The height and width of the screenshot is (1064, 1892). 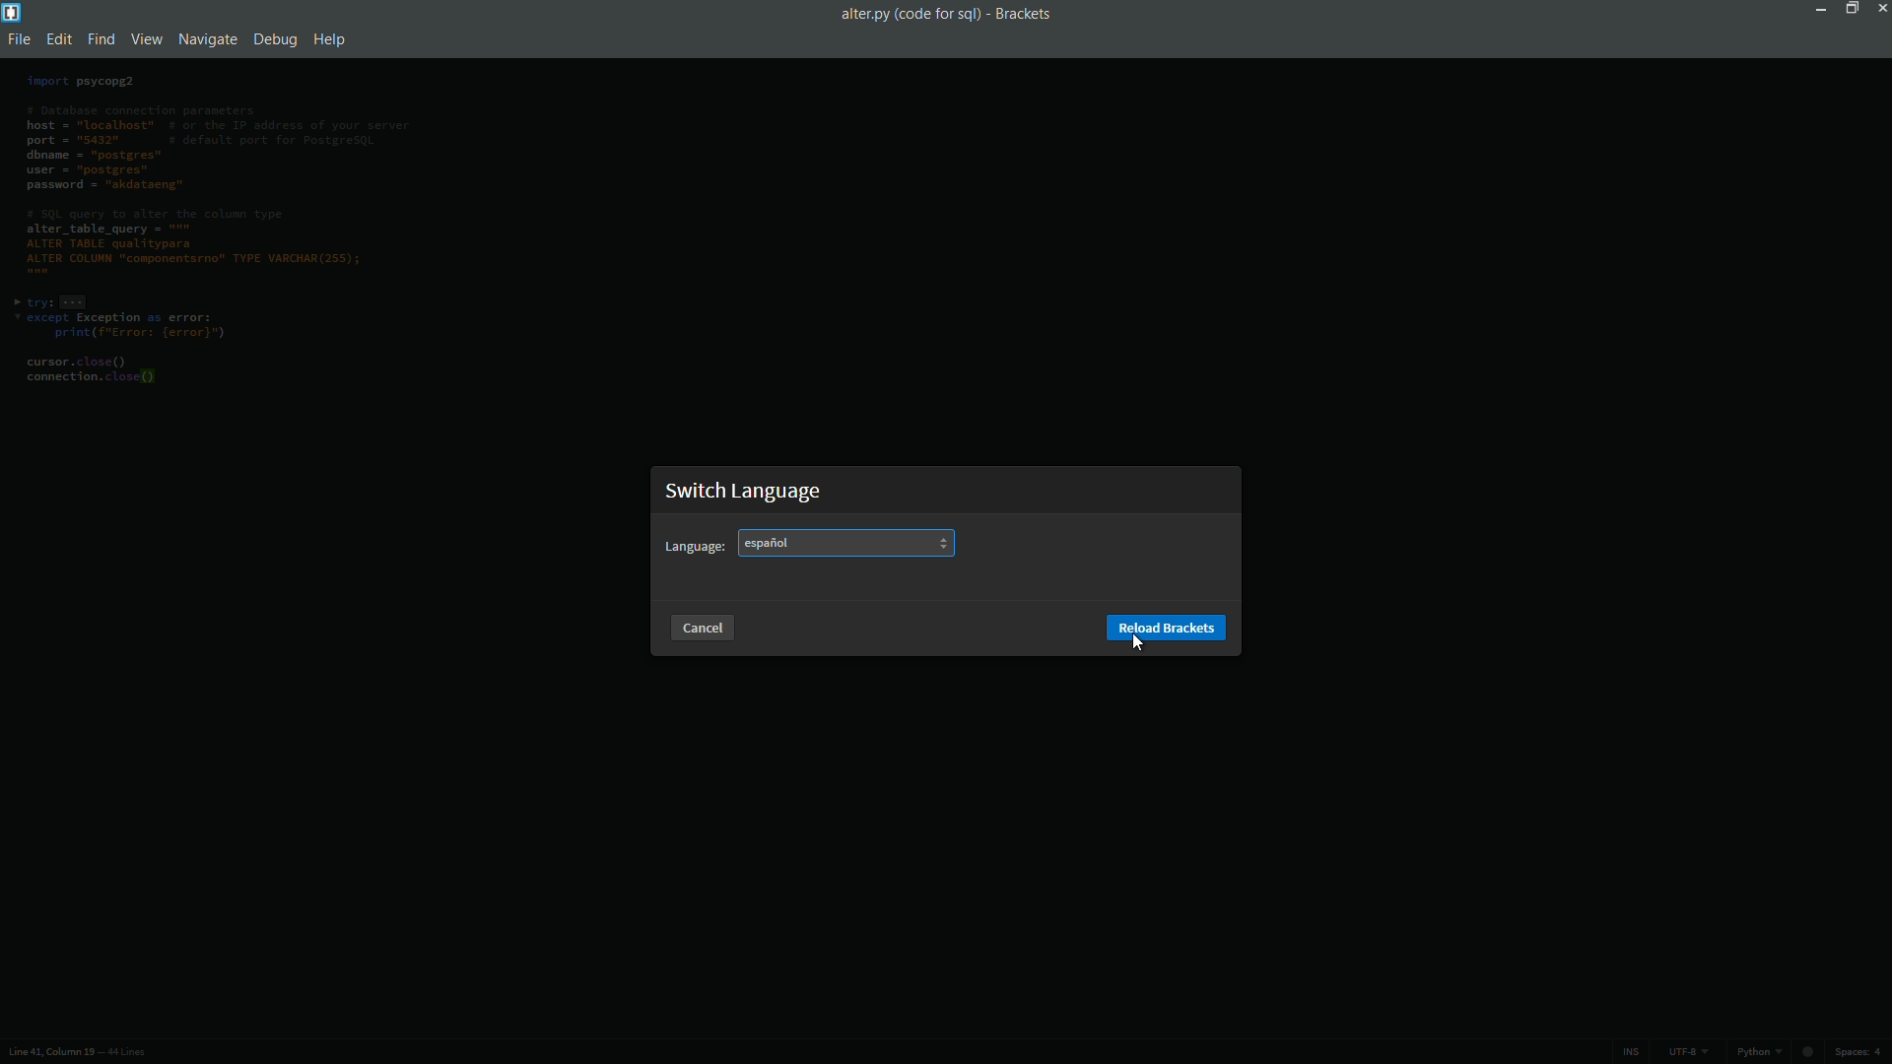 I want to click on find menu, so click(x=101, y=39).